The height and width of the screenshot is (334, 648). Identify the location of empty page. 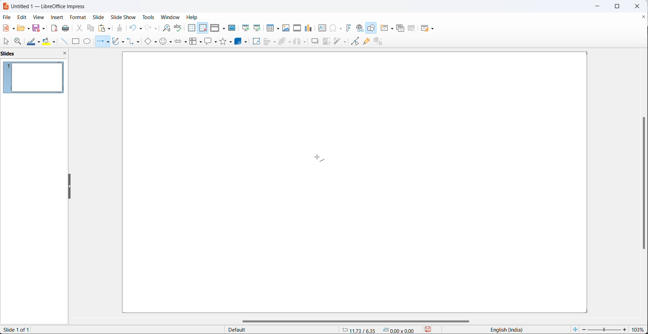
(354, 182).